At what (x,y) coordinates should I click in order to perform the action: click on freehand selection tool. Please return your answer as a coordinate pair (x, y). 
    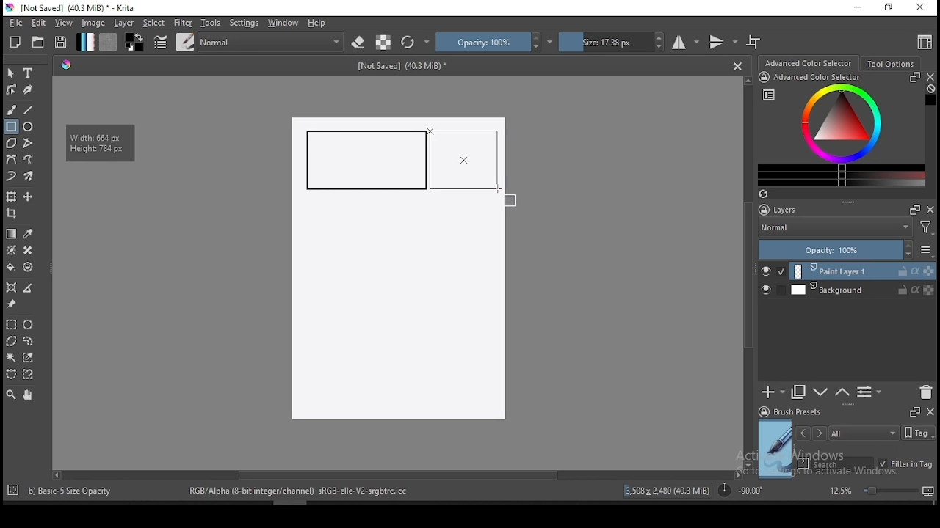
    Looking at the image, I should click on (29, 341).